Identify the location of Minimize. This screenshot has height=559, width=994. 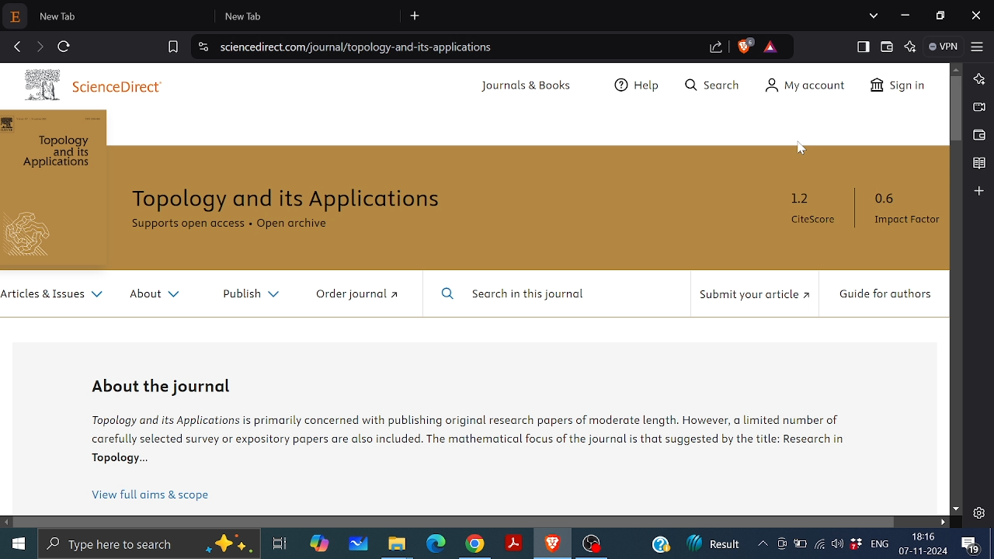
(906, 16).